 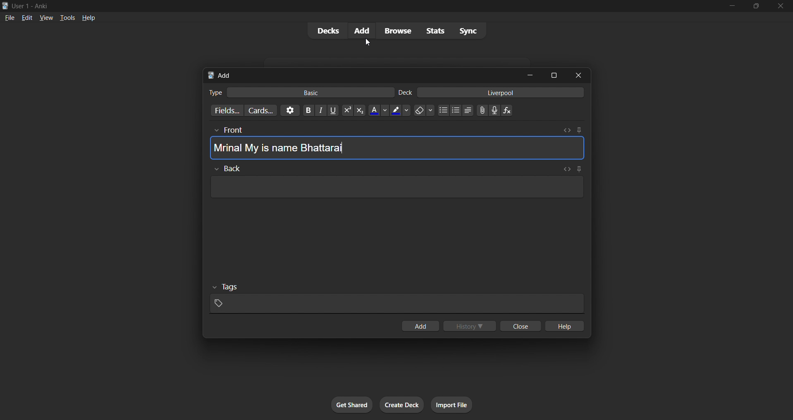 What do you see at coordinates (261, 110) in the screenshot?
I see `customize card templates` at bounding box center [261, 110].